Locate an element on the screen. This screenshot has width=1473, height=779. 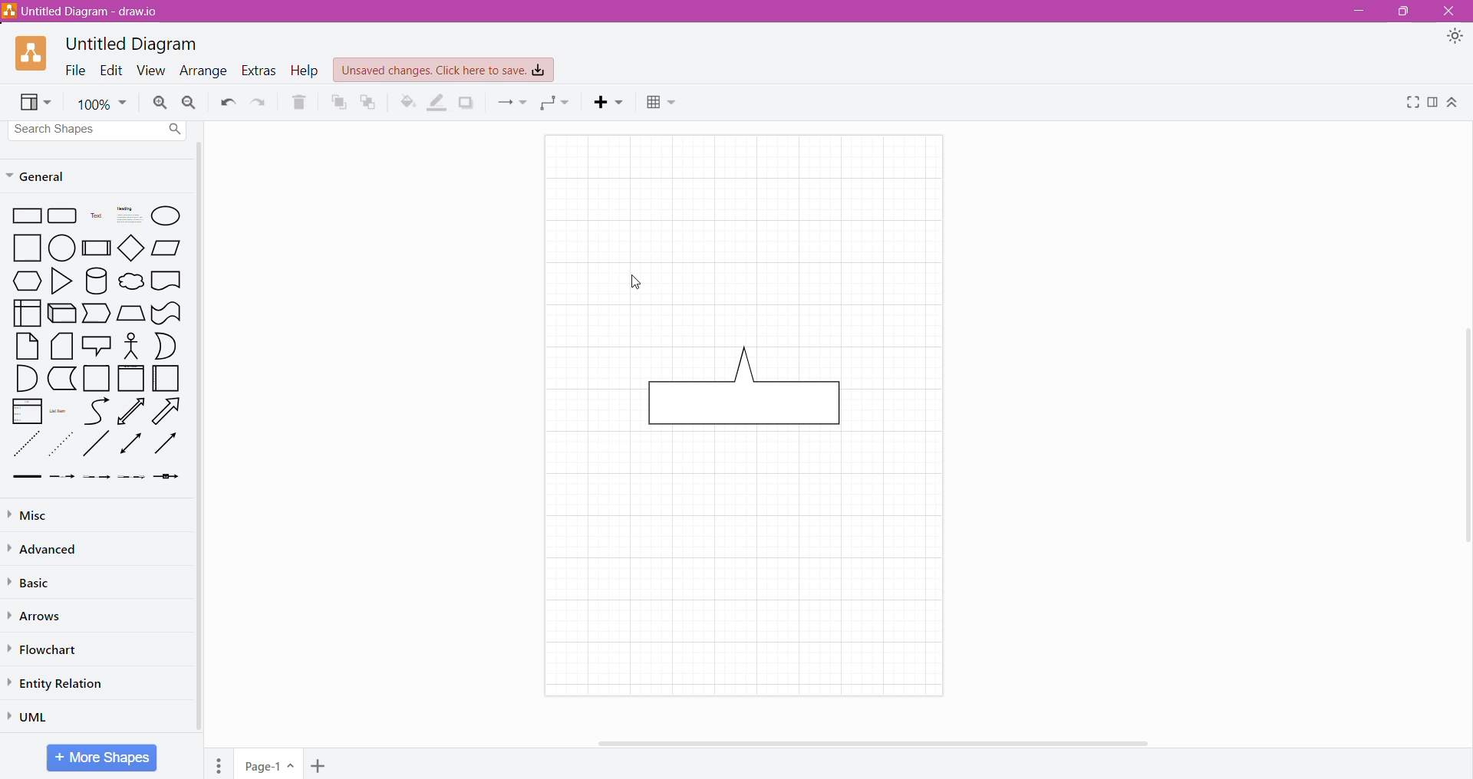
Upward Arrow is located at coordinates (131, 411).